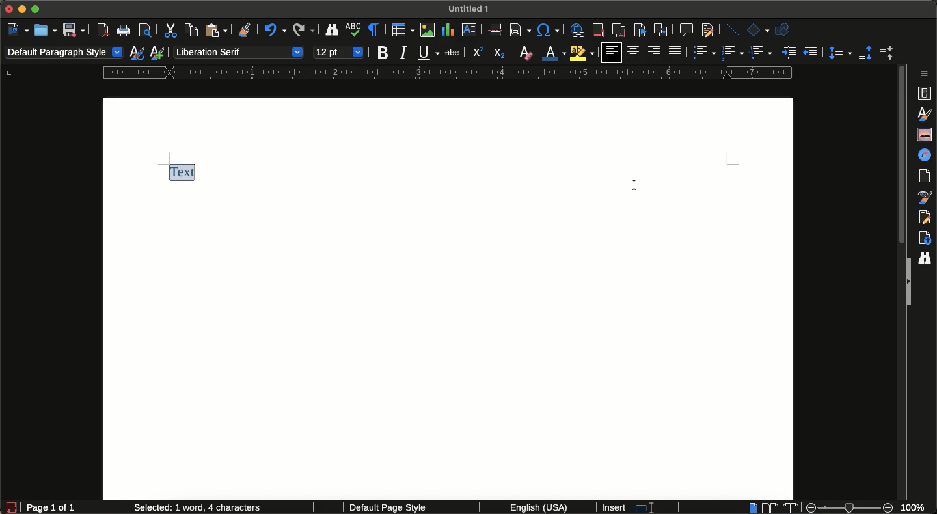  What do you see at coordinates (103, 31) in the screenshot?
I see `Export directly as PDF` at bounding box center [103, 31].